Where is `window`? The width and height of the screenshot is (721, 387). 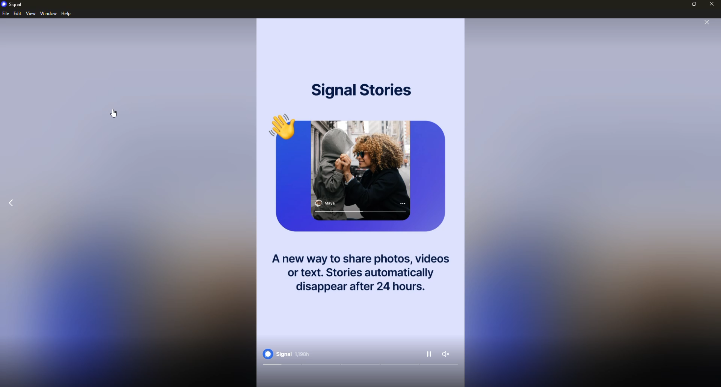 window is located at coordinates (48, 13).